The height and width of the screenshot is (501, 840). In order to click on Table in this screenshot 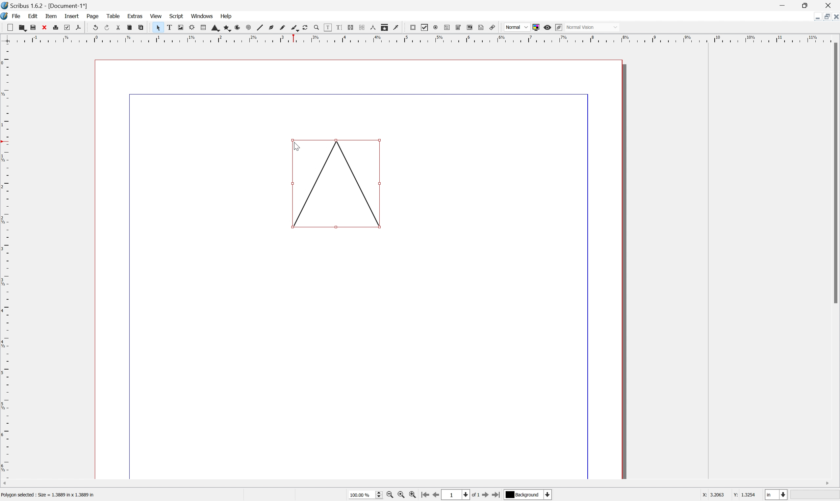, I will do `click(113, 16)`.